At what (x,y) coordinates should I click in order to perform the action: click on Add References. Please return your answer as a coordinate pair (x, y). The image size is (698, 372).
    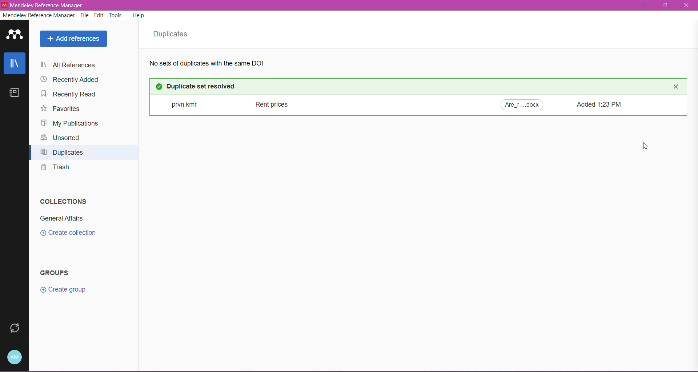
    Looking at the image, I should click on (73, 39).